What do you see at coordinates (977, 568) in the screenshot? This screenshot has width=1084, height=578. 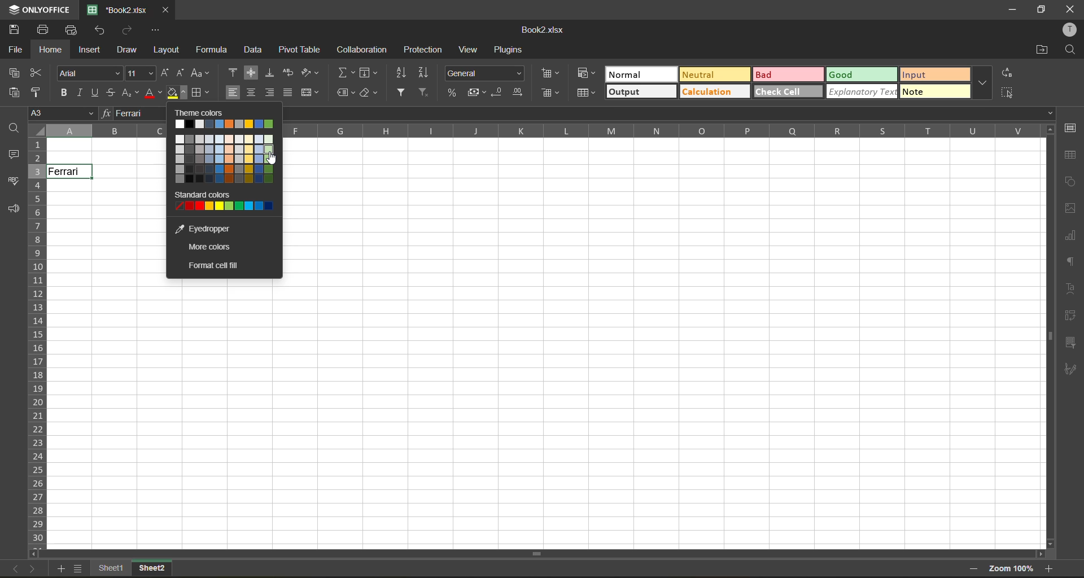 I see `zoom out` at bounding box center [977, 568].